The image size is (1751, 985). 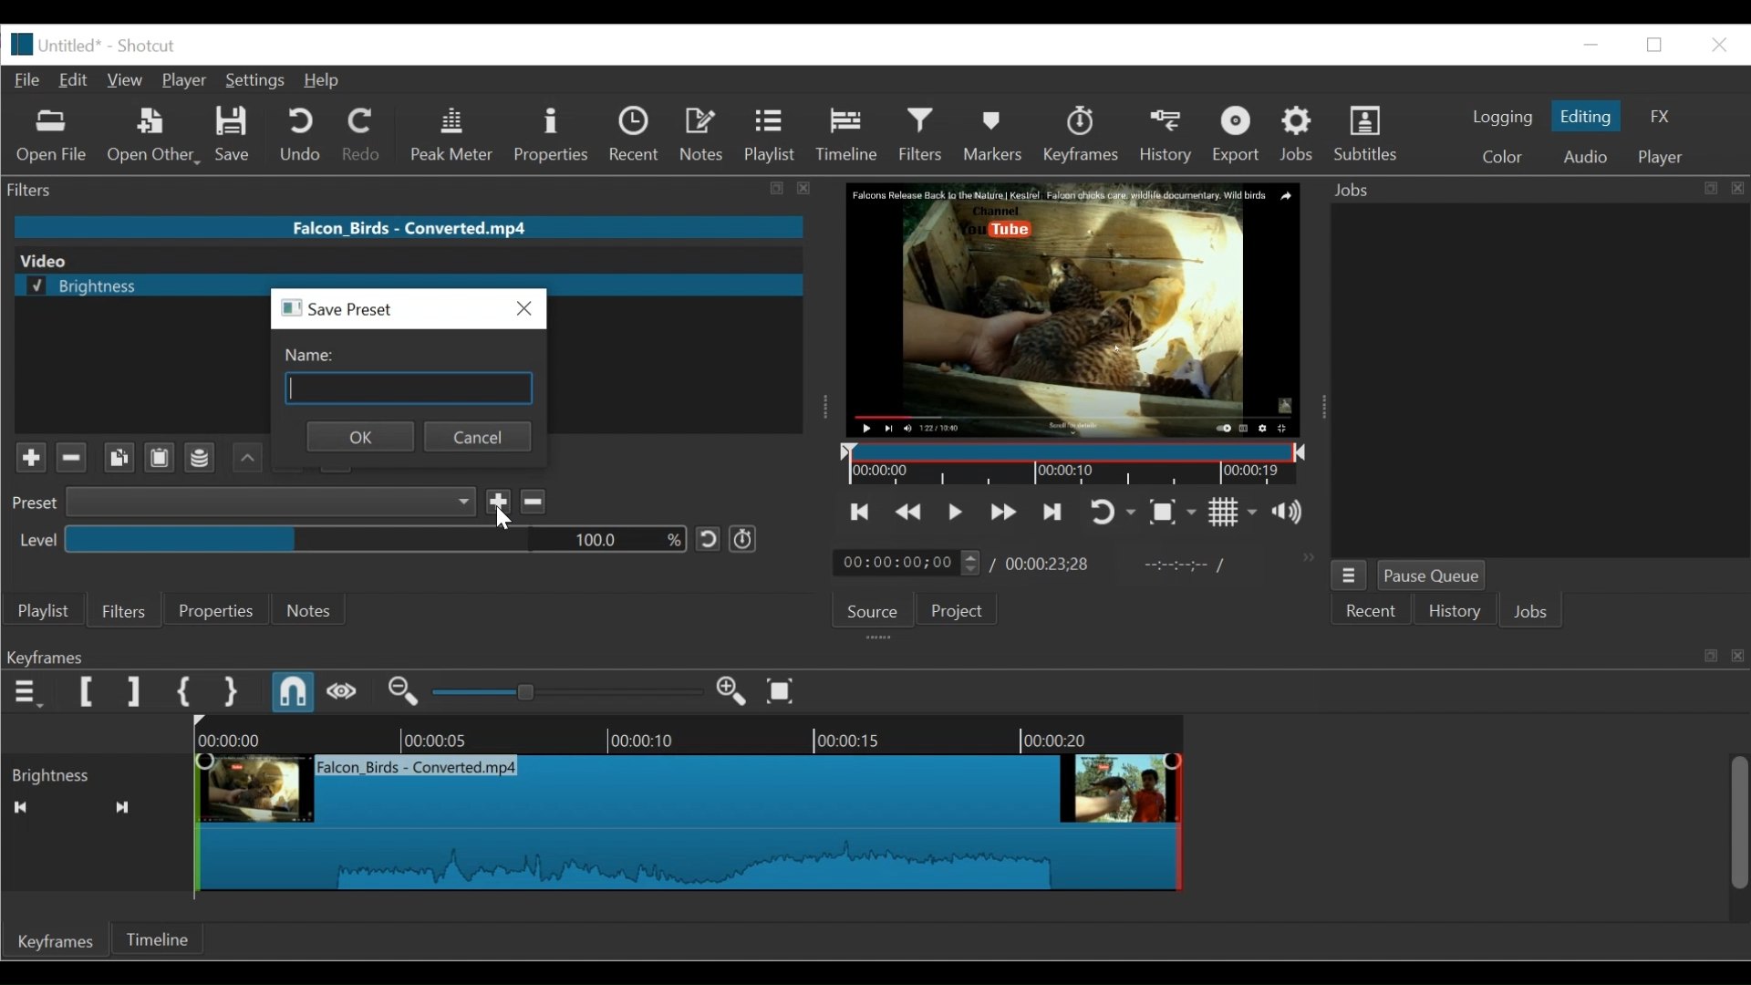 I want to click on Delete, so click(x=534, y=502).